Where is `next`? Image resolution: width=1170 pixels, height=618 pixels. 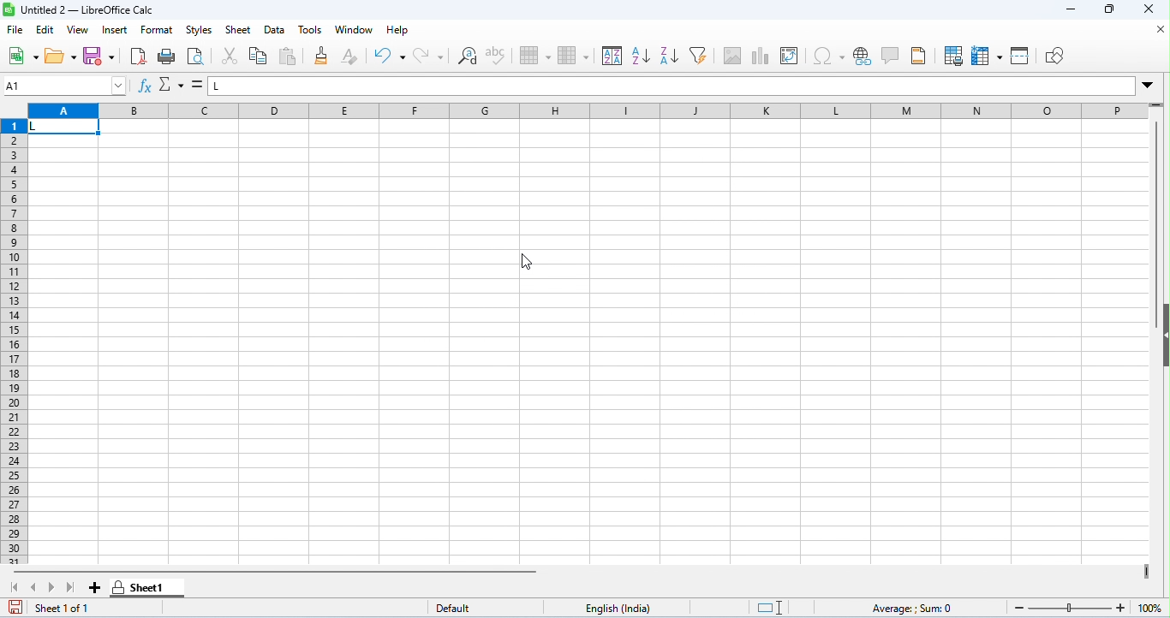 next is located at coordinates (52, 587).